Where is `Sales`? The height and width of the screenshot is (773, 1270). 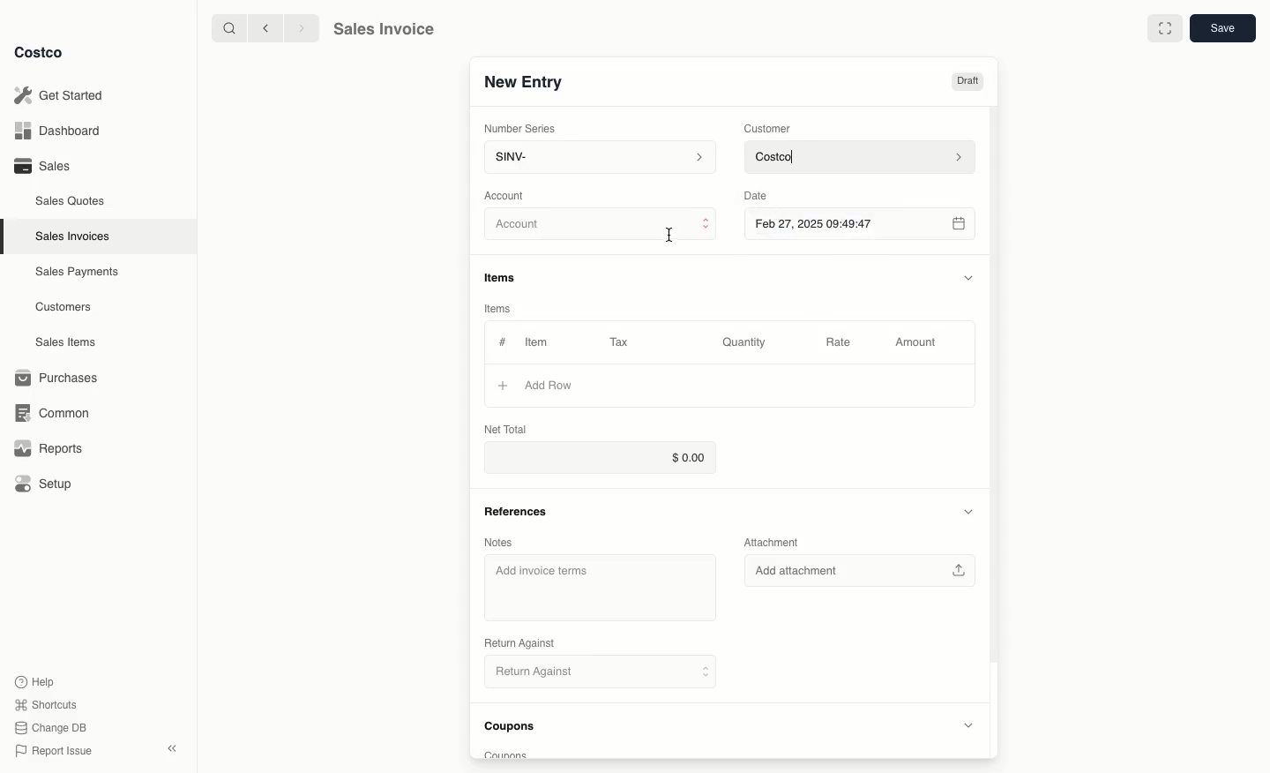
Sales is located at coordinates (41, 165).